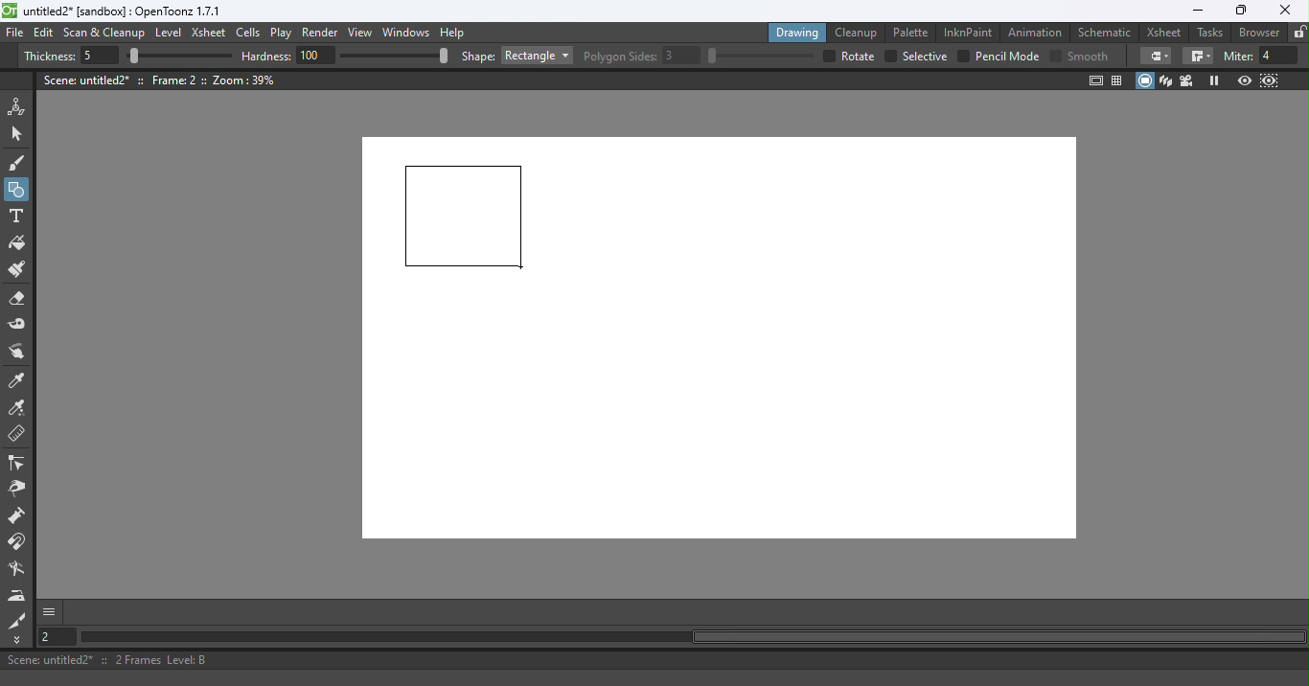 The height and width of the screenshot is (686, 1309). I want to click on Level, so click(169, 34).